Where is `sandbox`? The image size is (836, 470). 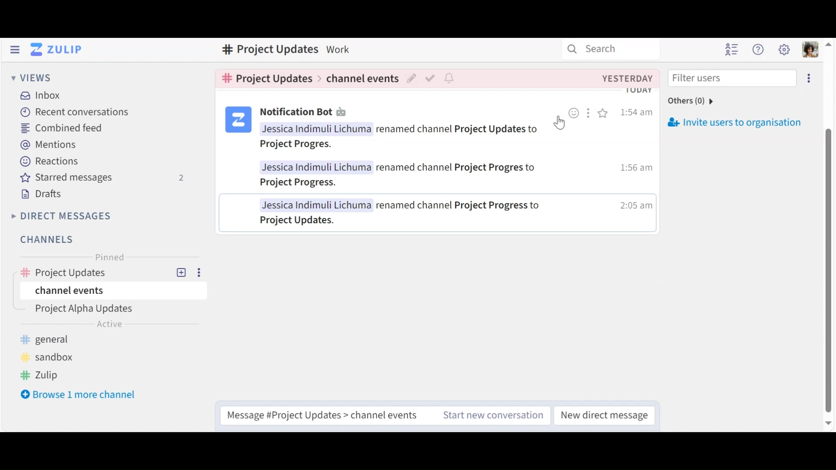
sandbox is located at coordinates (50, 356).